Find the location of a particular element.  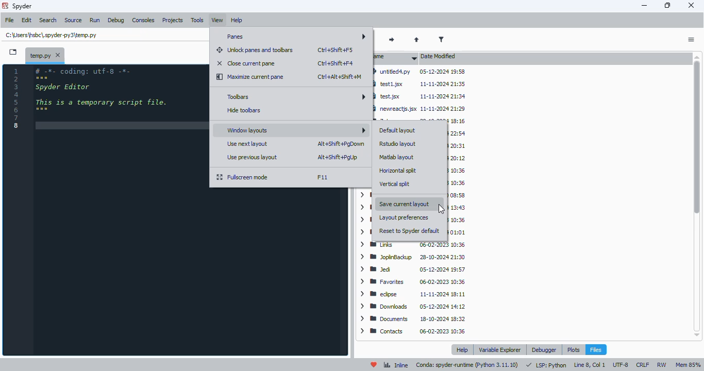

vertical split is located at coordinates (395, 183).